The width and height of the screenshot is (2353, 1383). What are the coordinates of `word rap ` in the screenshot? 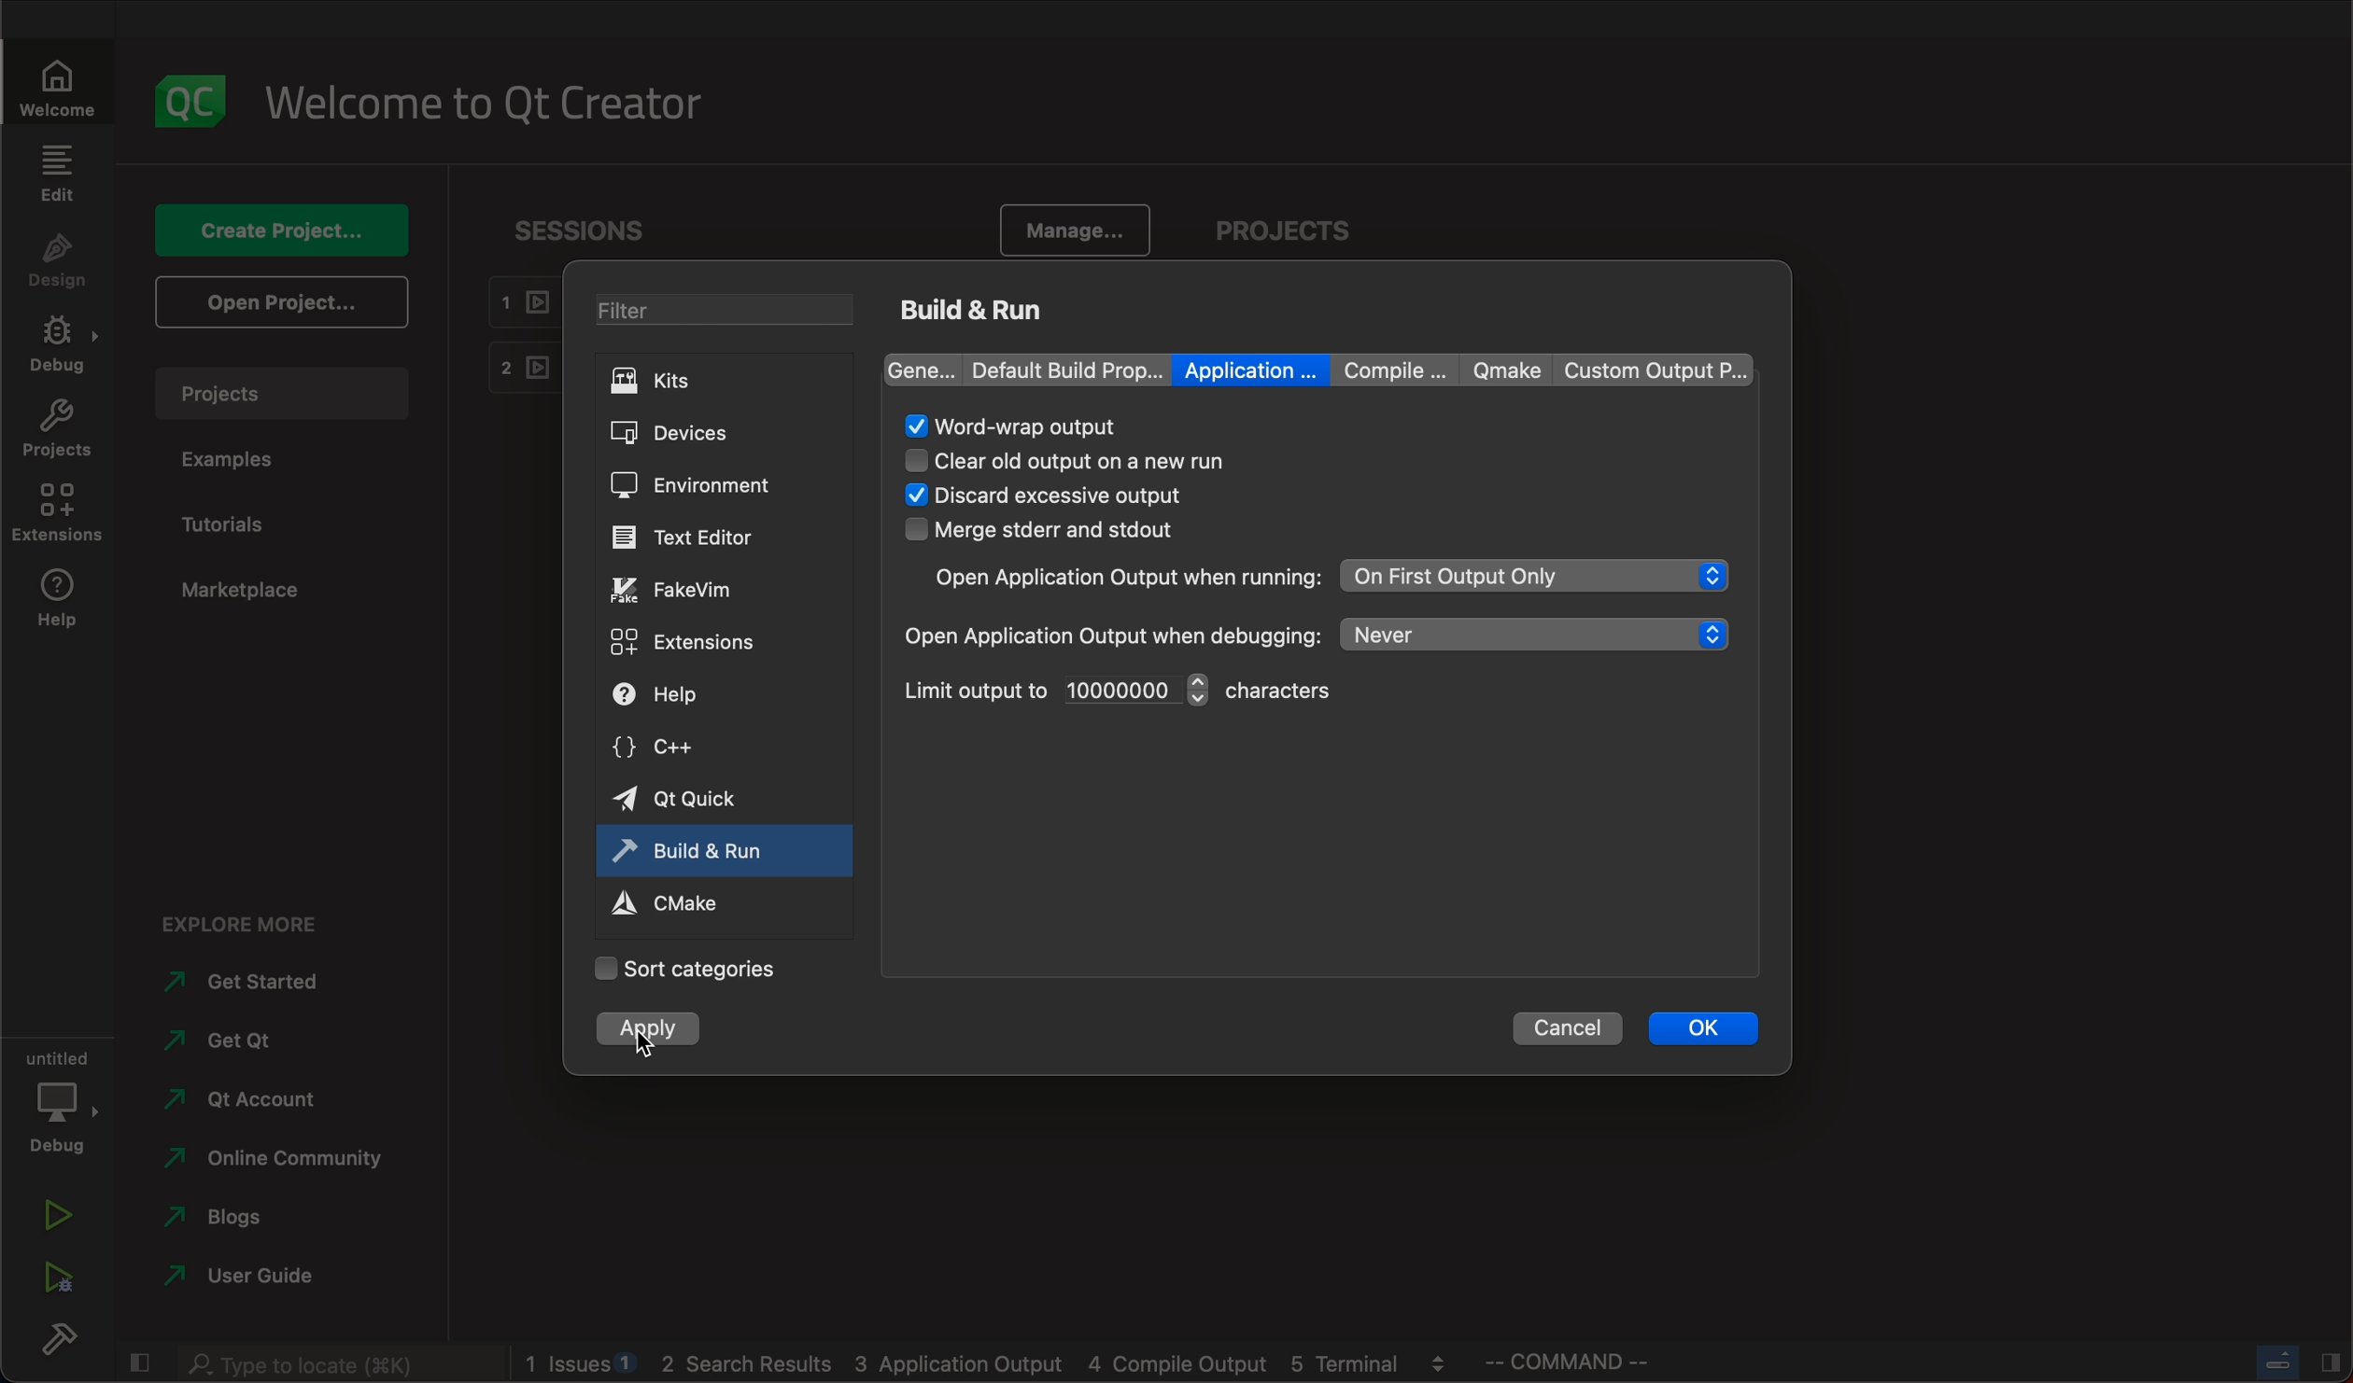 It's located at (1019, 426).